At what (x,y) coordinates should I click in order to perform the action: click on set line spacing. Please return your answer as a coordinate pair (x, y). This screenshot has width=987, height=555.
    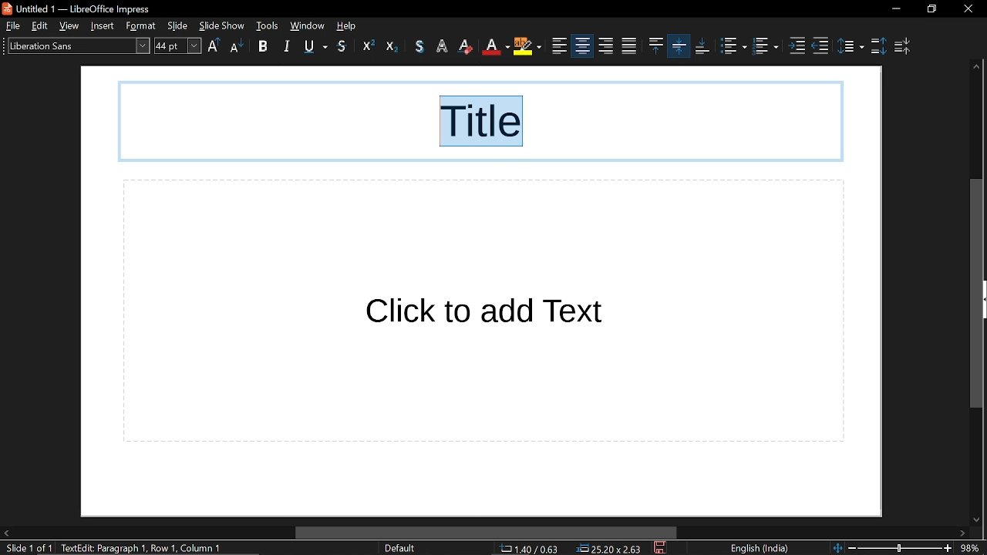
    Looking at the image, I should click on (851, 45).